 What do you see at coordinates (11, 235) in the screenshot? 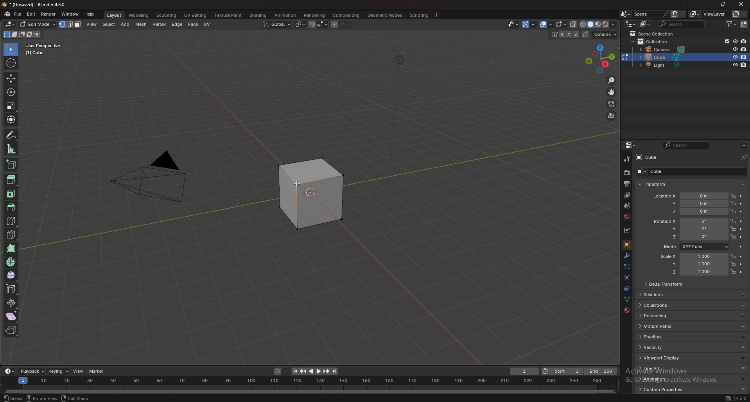
I see `knife` at bounding box center [11, 235].